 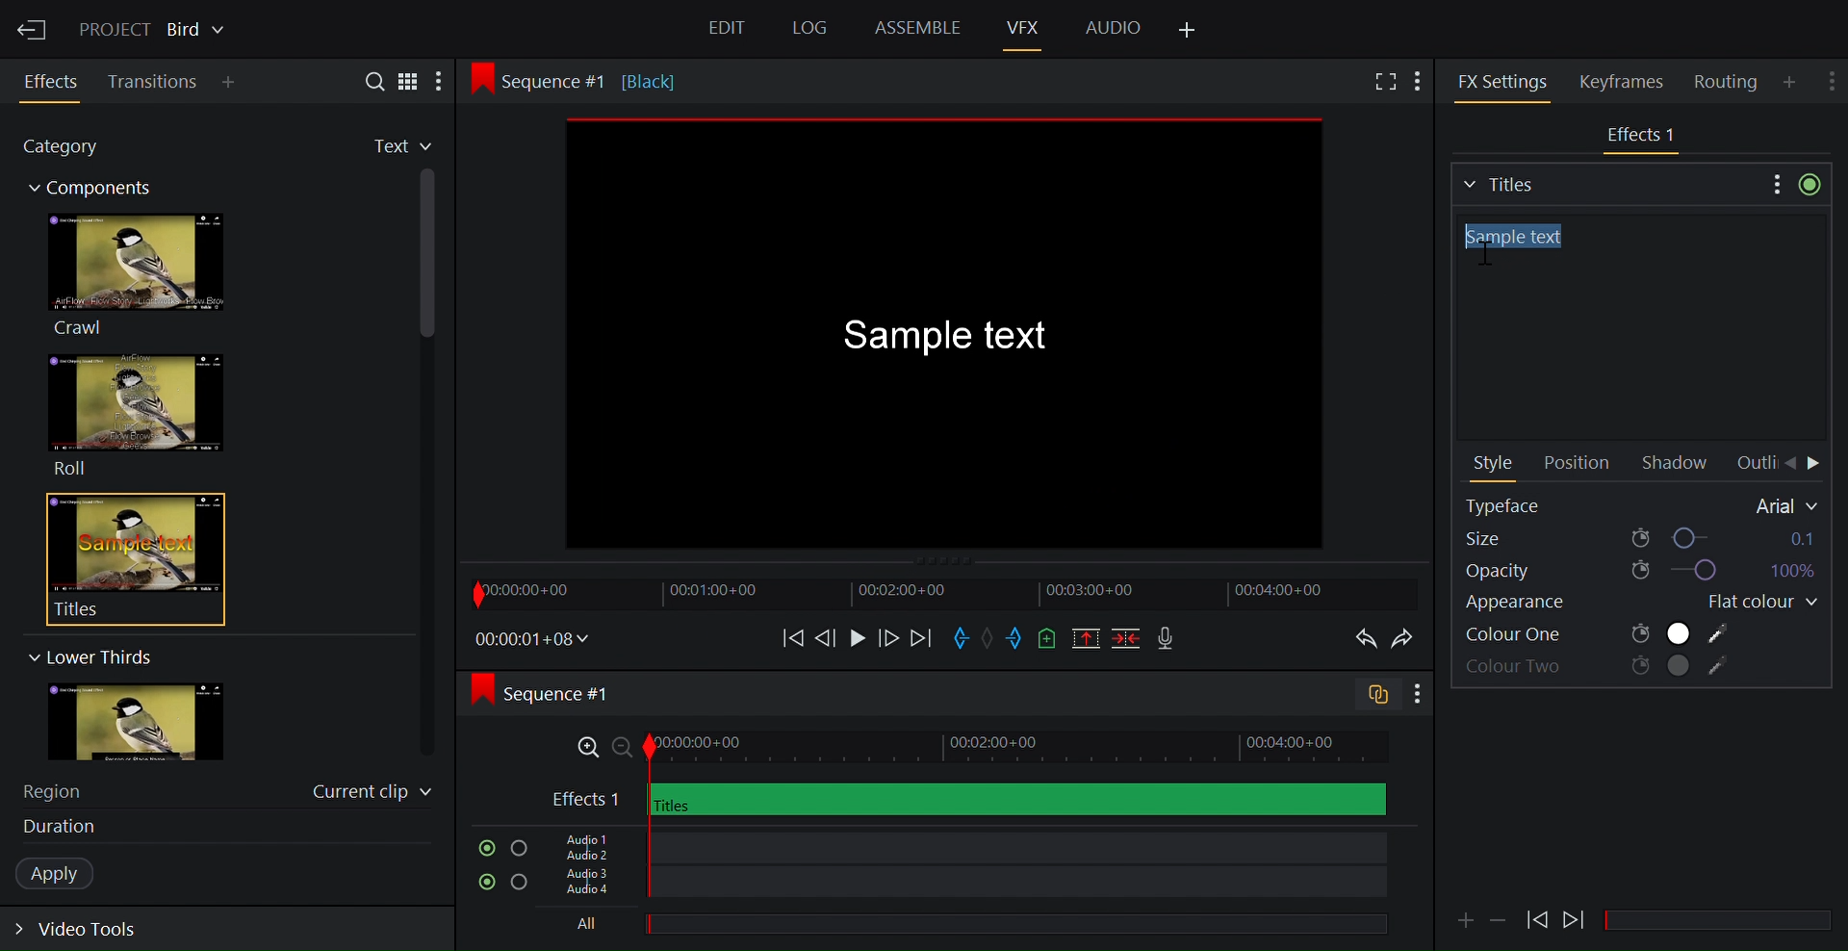 I want to click on Minimize, so click(x=1500, y=918).